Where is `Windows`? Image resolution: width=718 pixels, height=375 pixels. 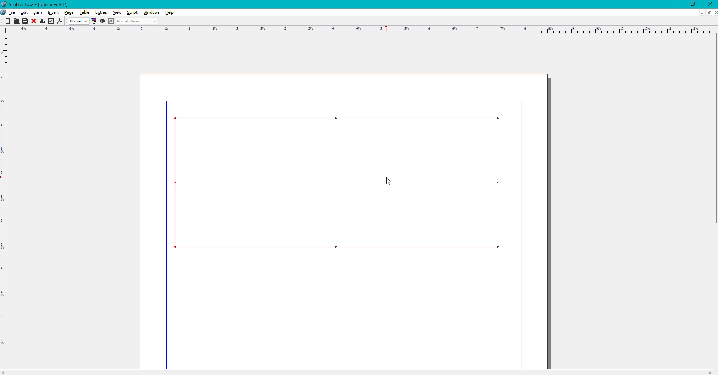 Windows is located at coordinates (151, 13).